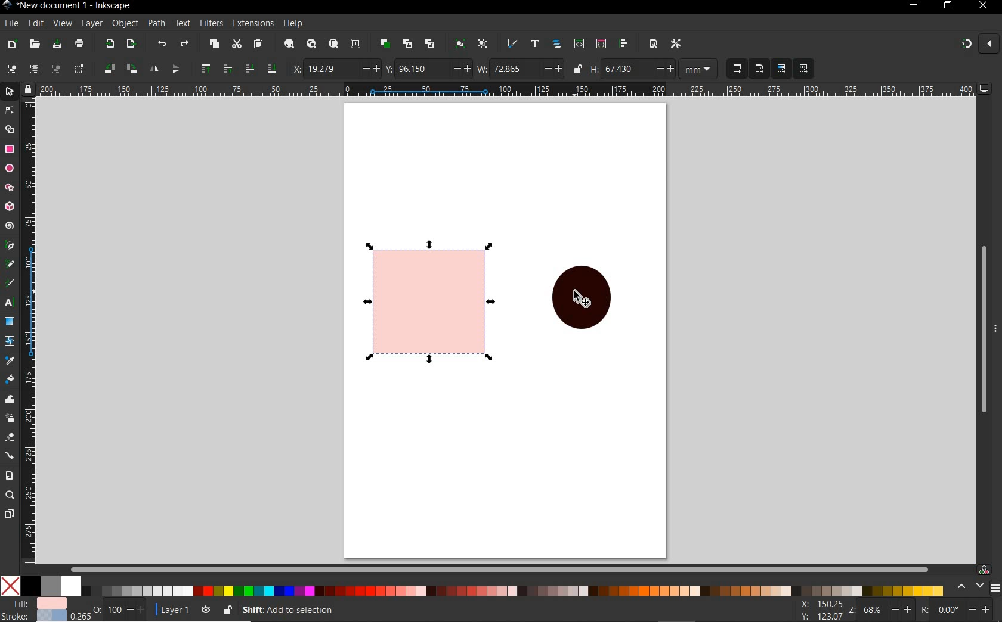  I want to click on select all, so click(12, 68).